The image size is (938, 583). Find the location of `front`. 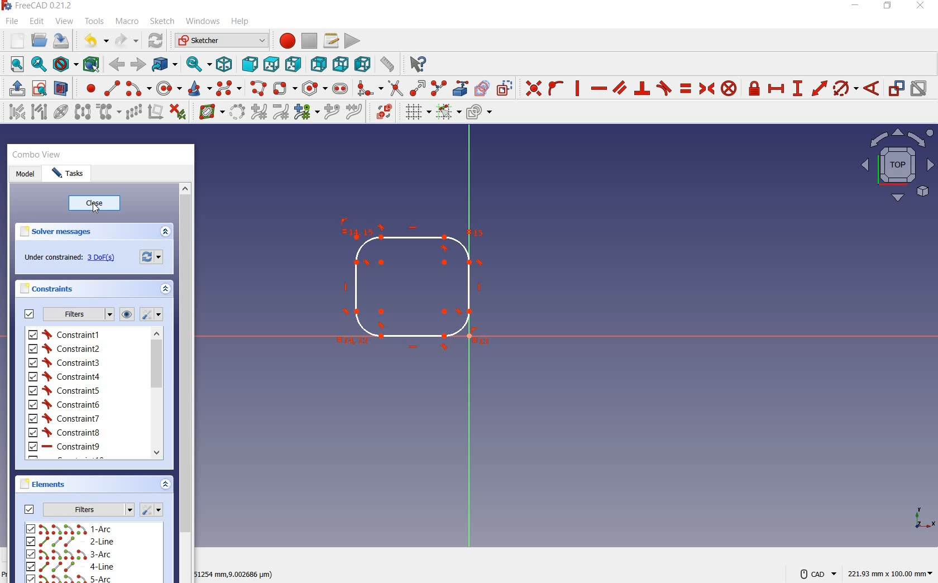

front is located at coordinates (251, 64).